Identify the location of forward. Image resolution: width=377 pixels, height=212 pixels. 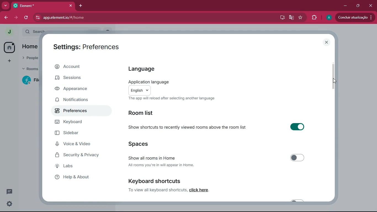
(16, 18).